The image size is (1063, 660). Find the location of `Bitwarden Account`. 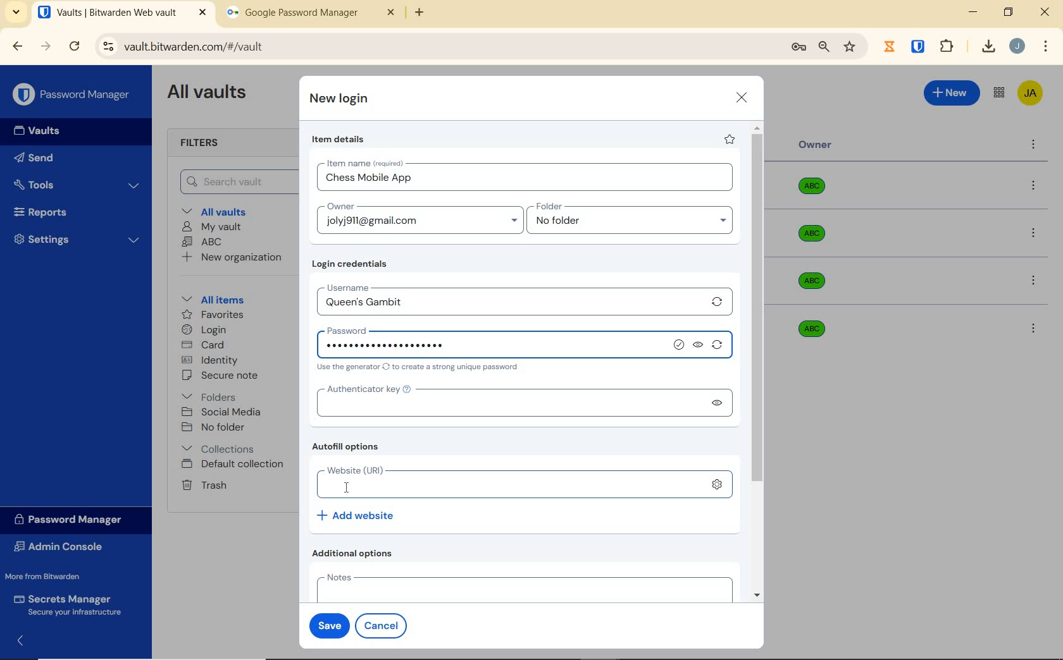

Bitwarden Account is located at coordinates (1030, 94).